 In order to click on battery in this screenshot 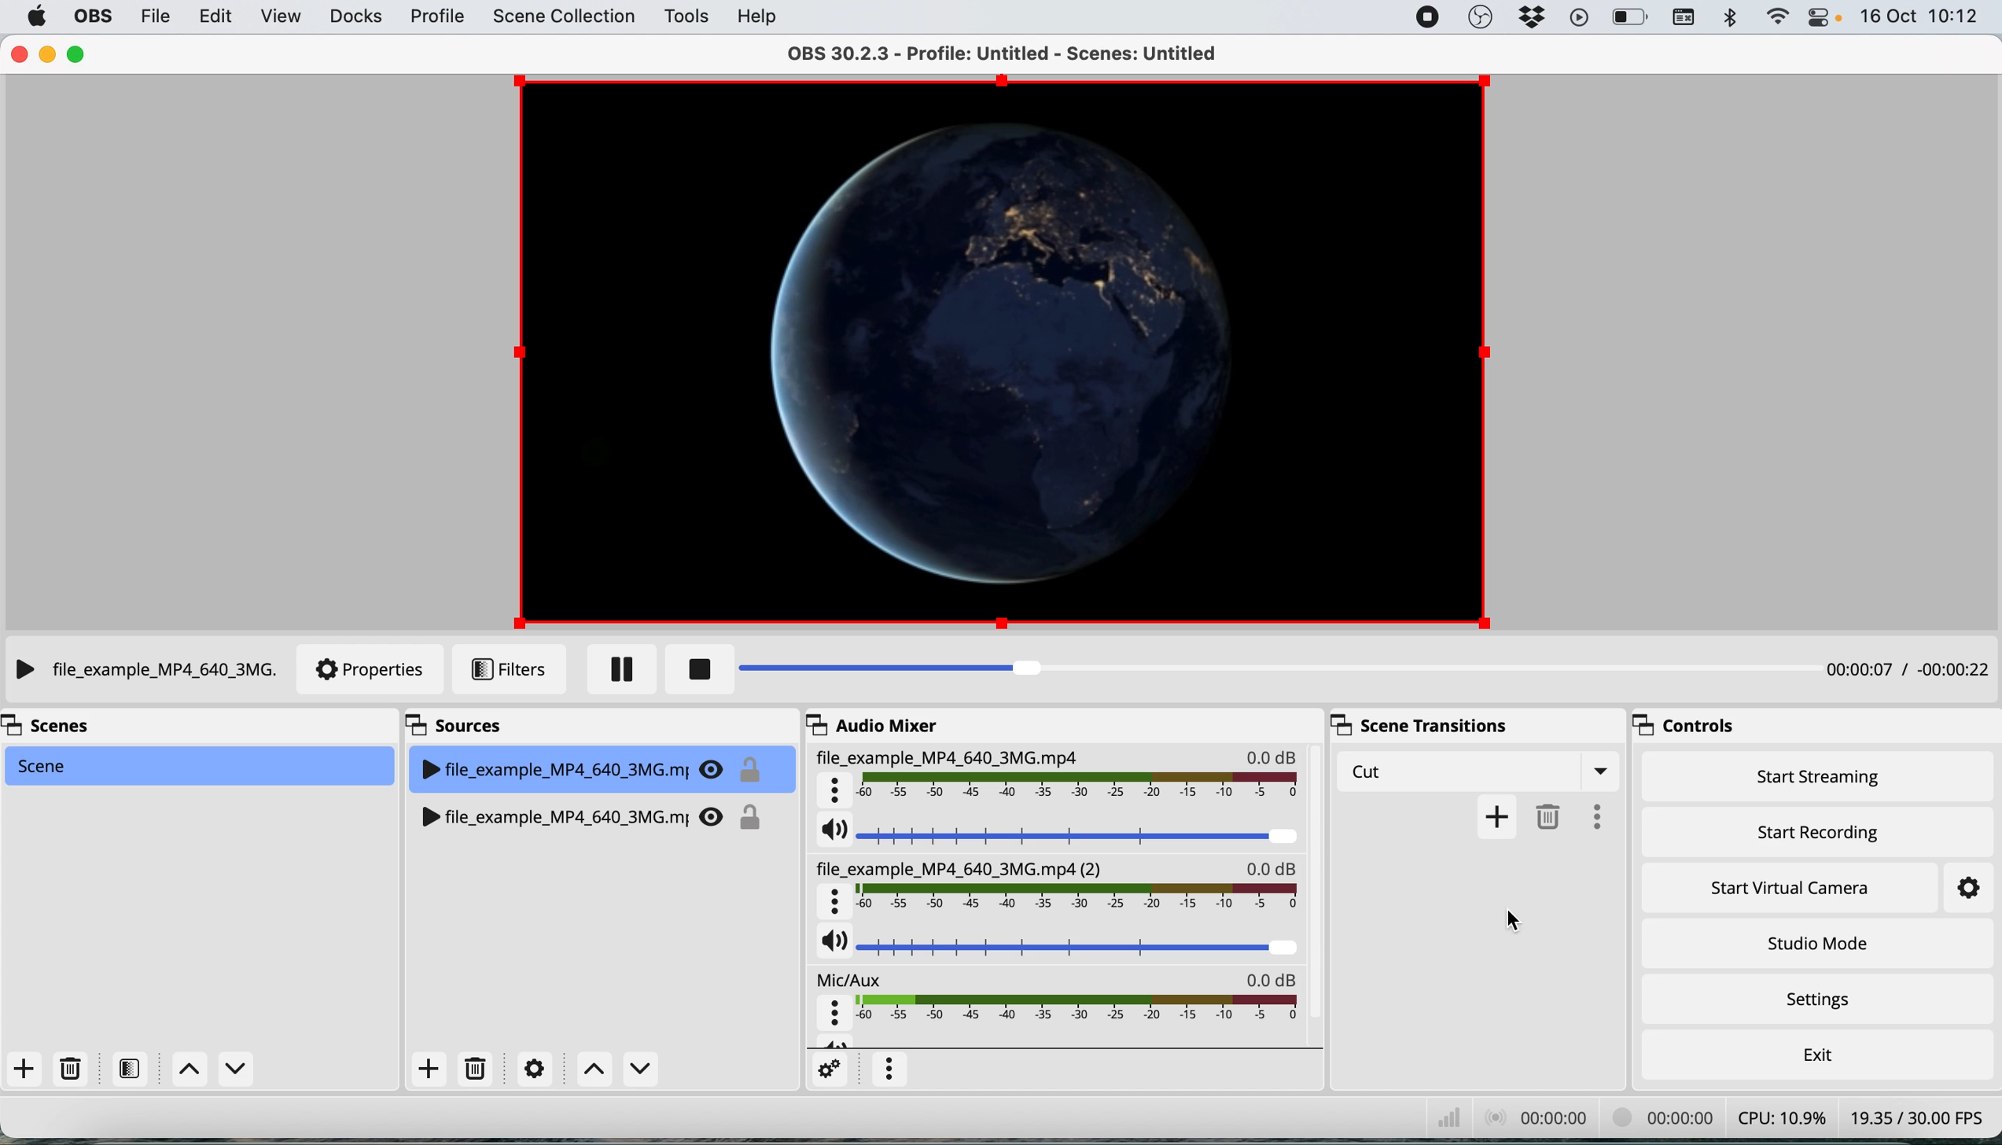, I will do `click(1632, 17)`.